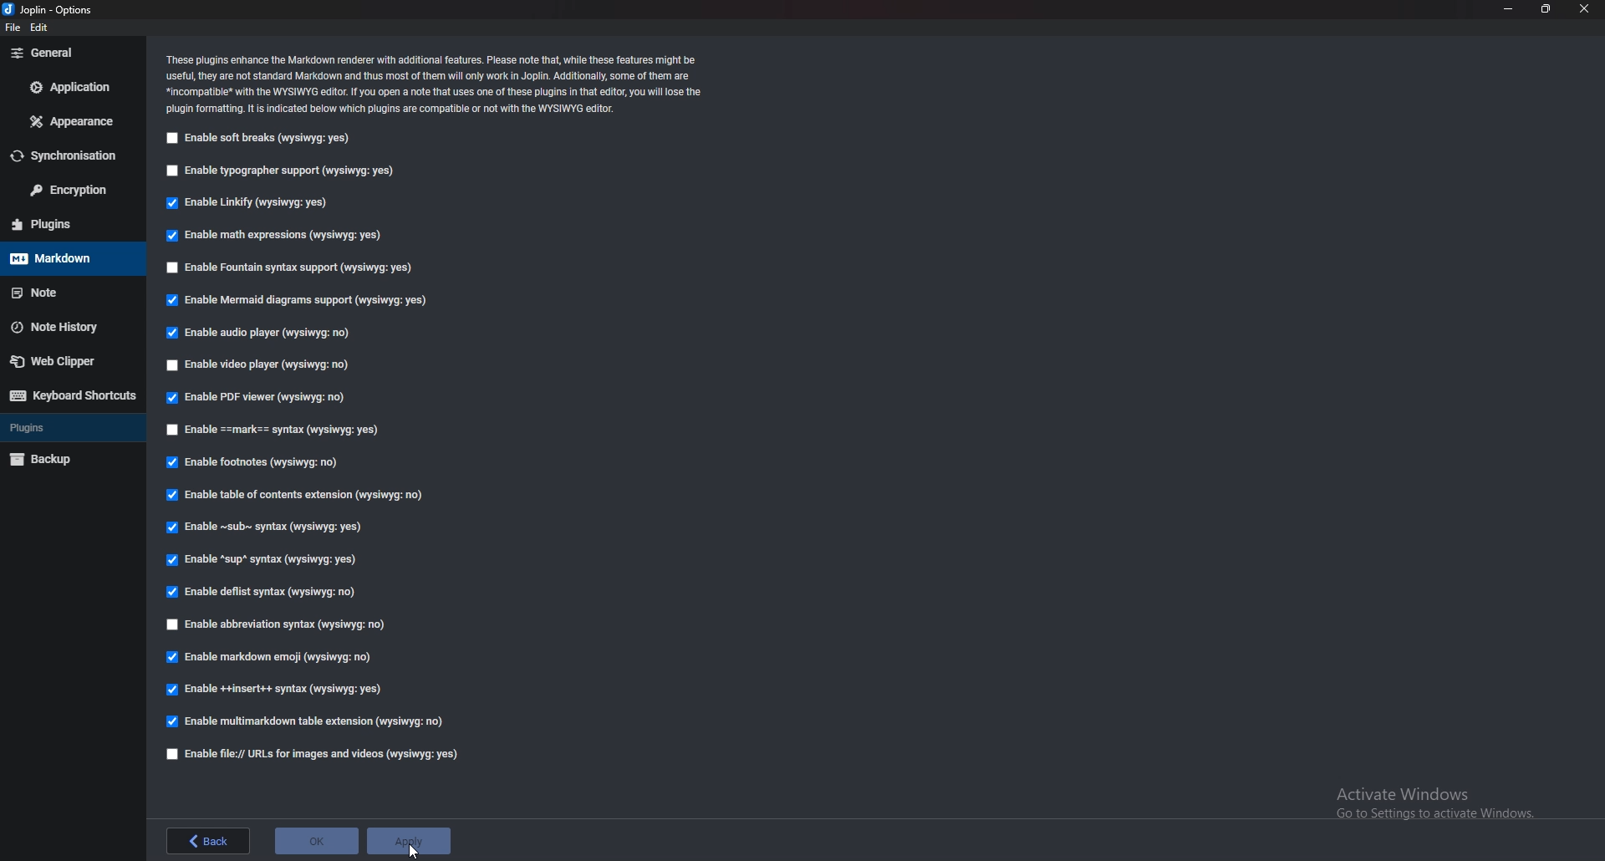 The height and width of the screenshot is (861, 1605). I want to click on Minimize, so click(1511, 9).